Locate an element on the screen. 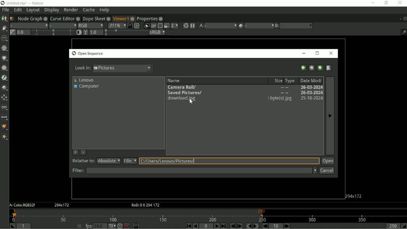  Next Increment is located at coordinates (287, 226).